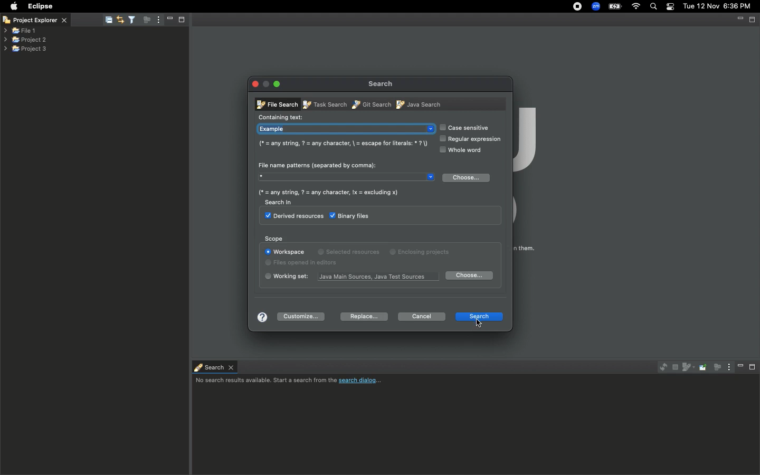 Image resolution: width=760 pixels, height=475 pixels. What do you see at coordinates (346, 130) in the screenshot?
I see `Example` at bounding box center [346, 130].